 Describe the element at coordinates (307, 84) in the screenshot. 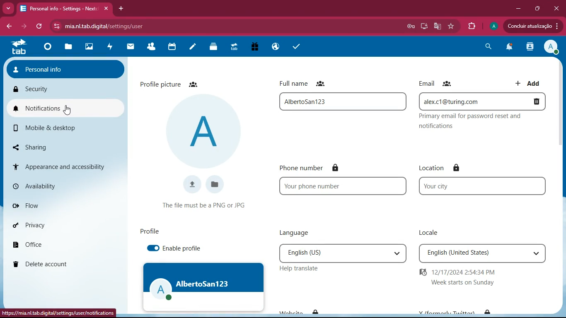

I see `full name` at that location.